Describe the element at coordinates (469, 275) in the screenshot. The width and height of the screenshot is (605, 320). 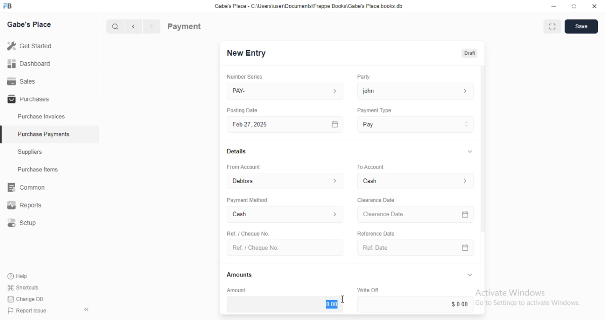
I see `expand/collapse` at that location.